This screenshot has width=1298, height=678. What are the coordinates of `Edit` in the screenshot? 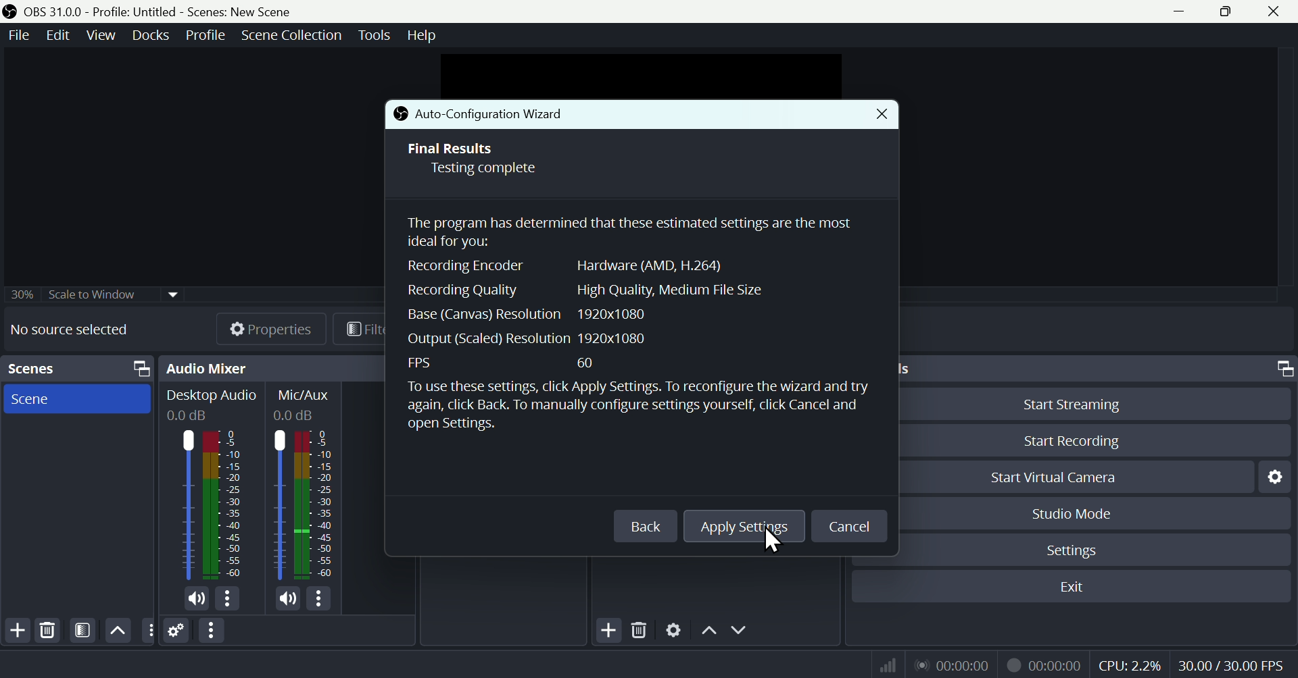 It's located at (59, 36).